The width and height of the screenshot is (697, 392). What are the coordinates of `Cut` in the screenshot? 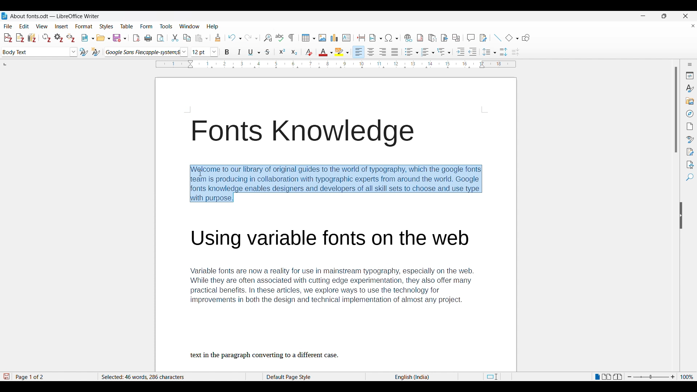 It's located at (175, 38).